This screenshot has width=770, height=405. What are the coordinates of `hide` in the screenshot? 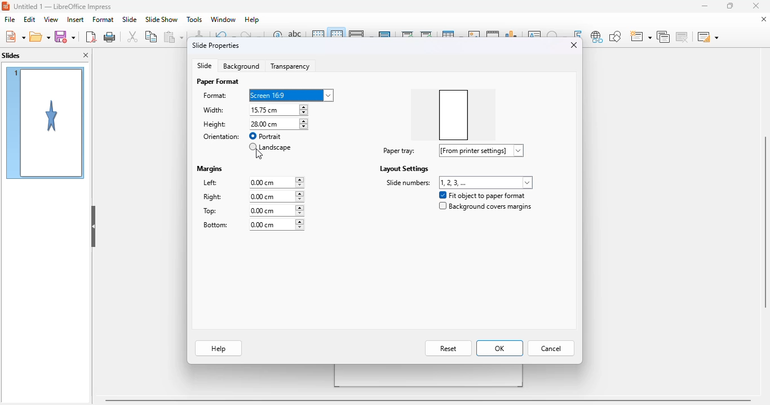 It's located at (93, 226).